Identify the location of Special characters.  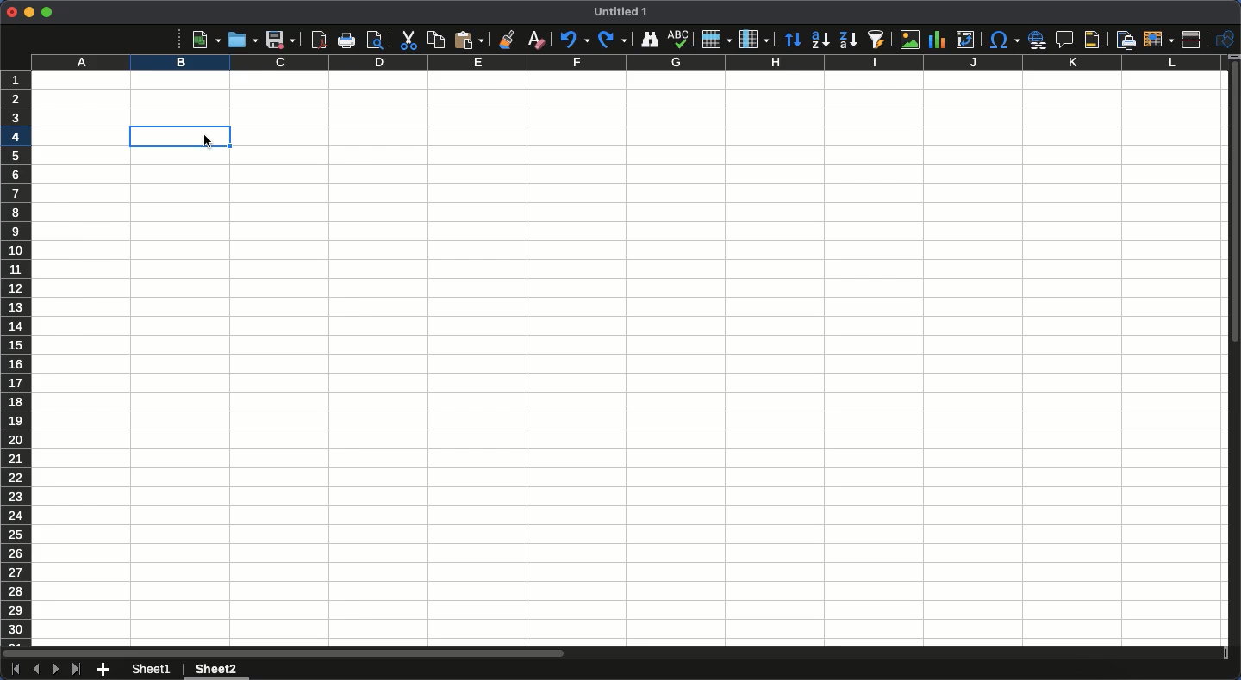
(1003, 40).